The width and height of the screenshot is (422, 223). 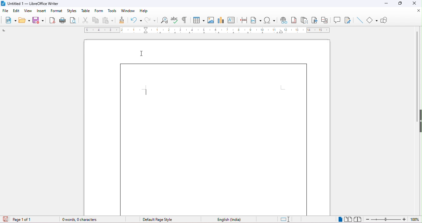 I want to click on standard selection, so click(x=285, y=219).